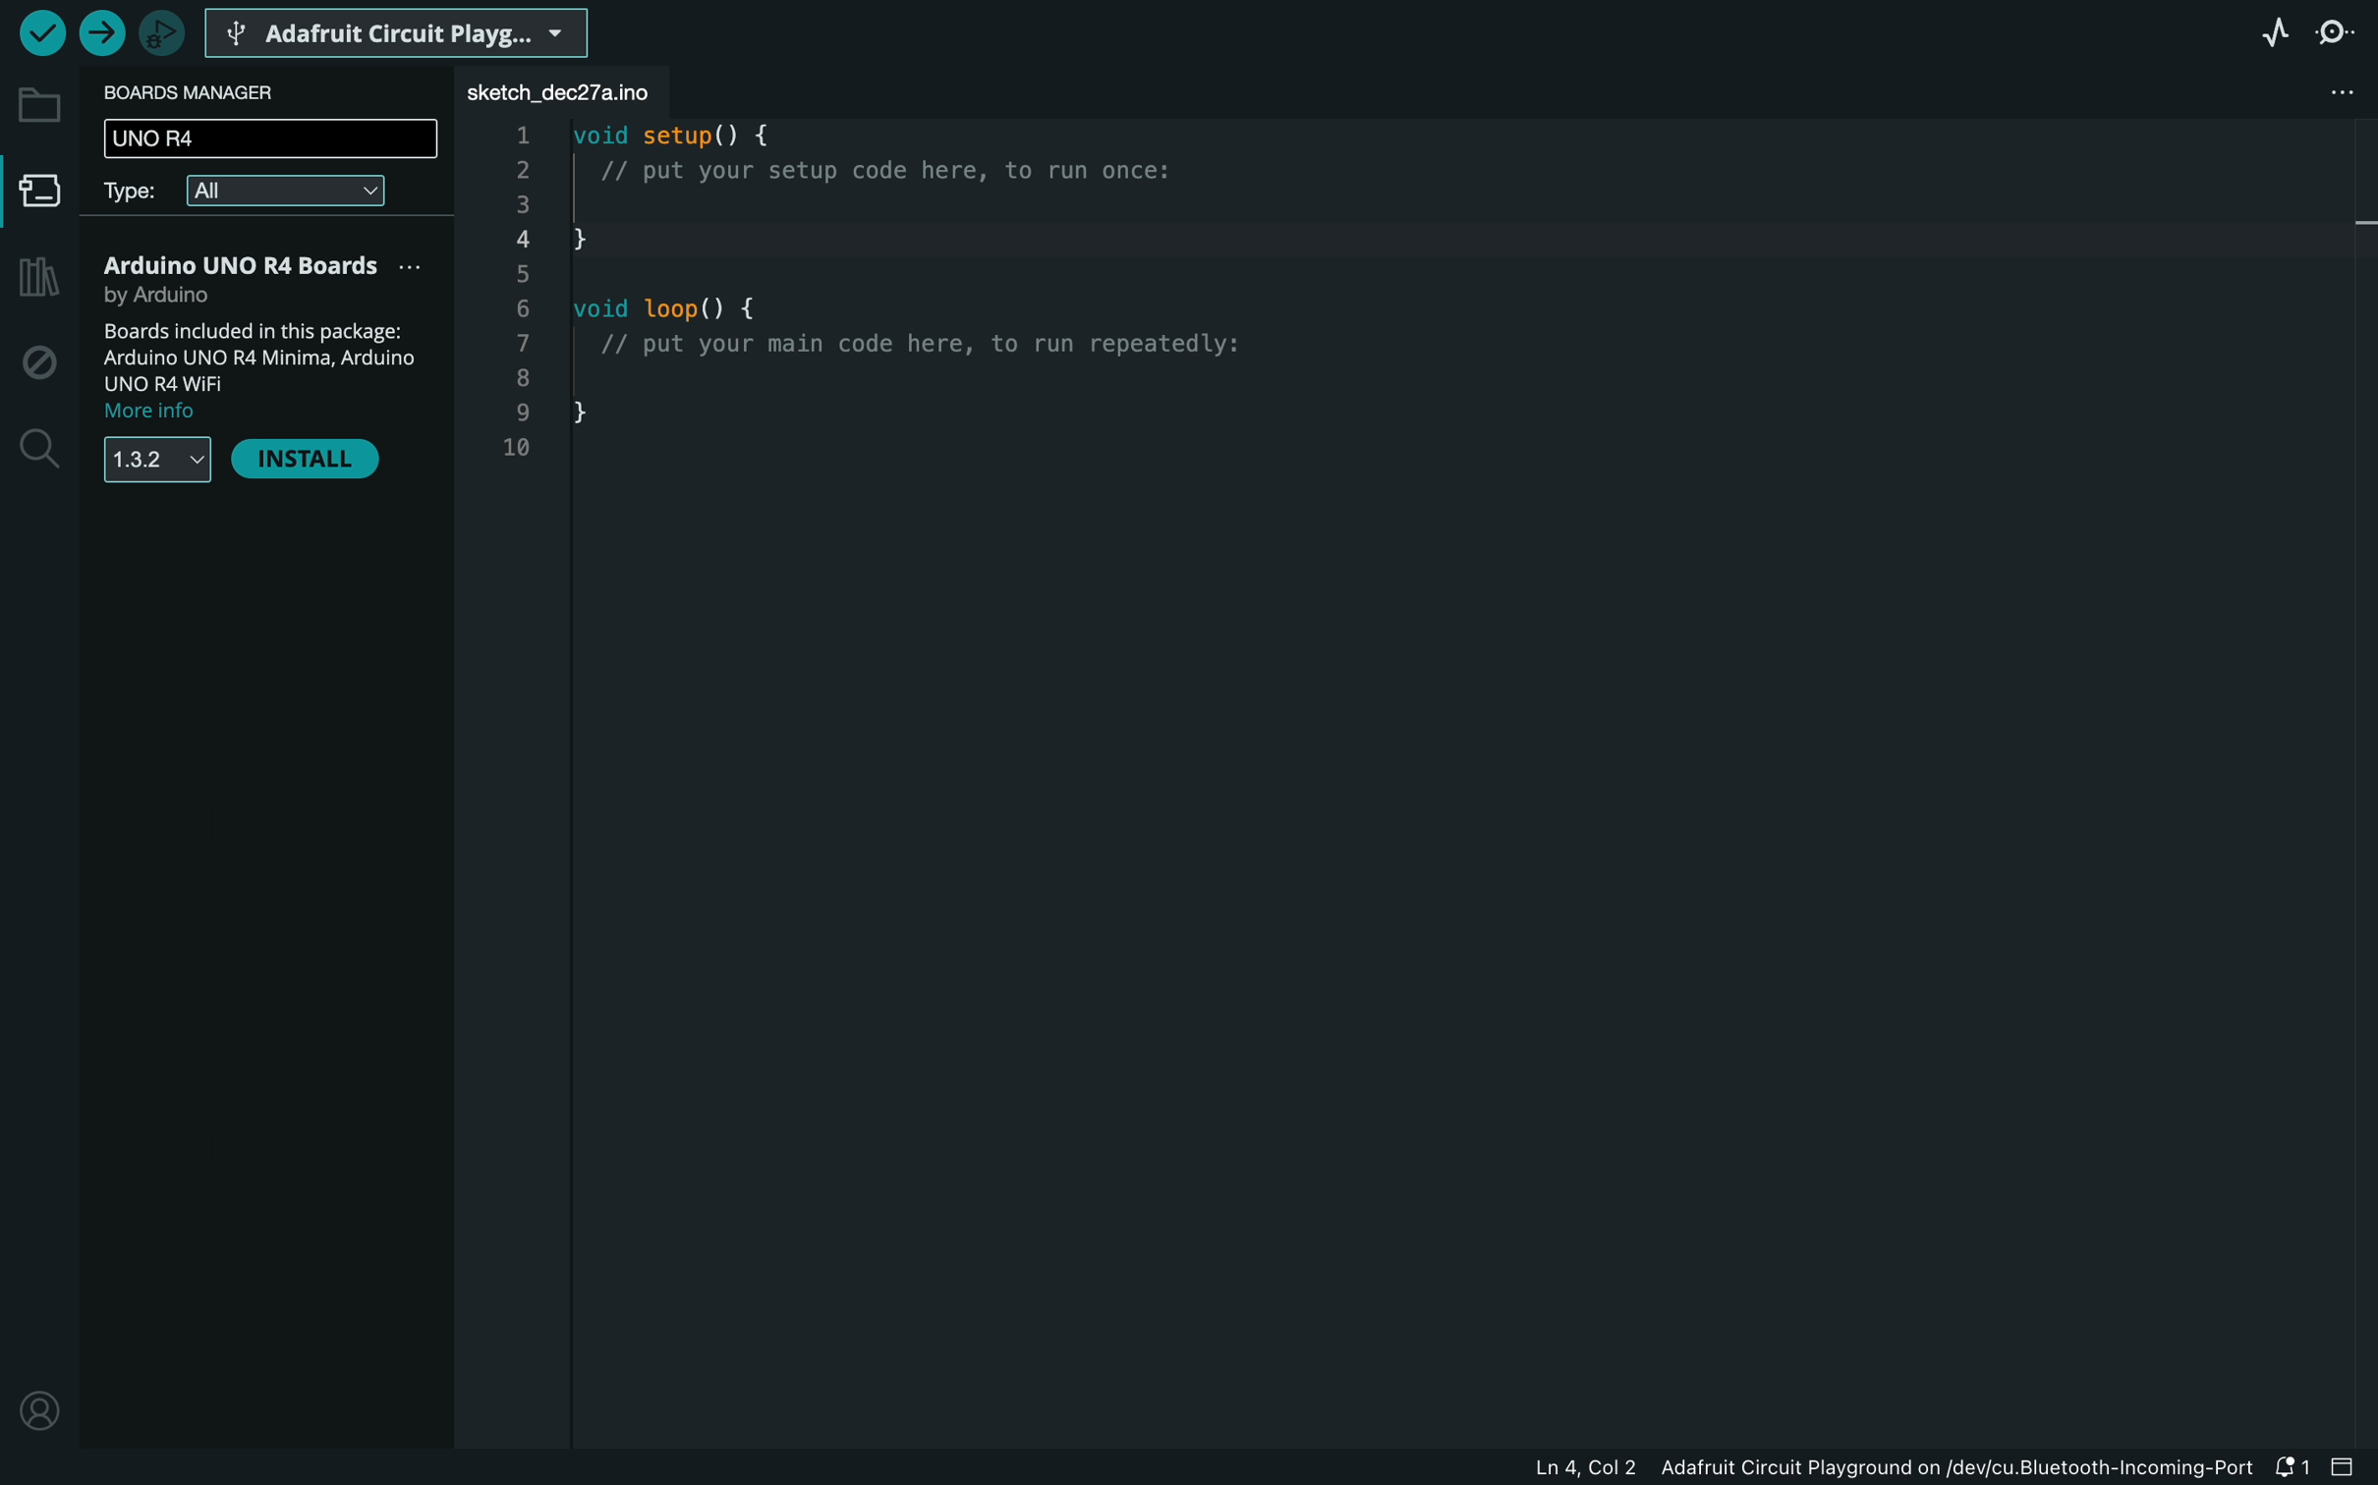 The height and width of the screenshot is (1485, 2378). Describe the element at coordinates (165, 412) in the screenshot. I see `more info` at that location.